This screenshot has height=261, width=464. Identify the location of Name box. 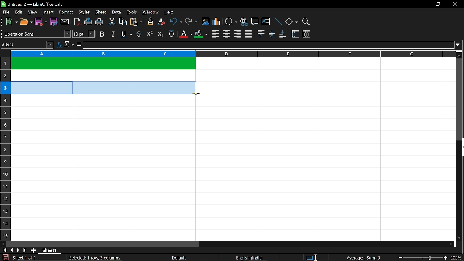
(27, 45).